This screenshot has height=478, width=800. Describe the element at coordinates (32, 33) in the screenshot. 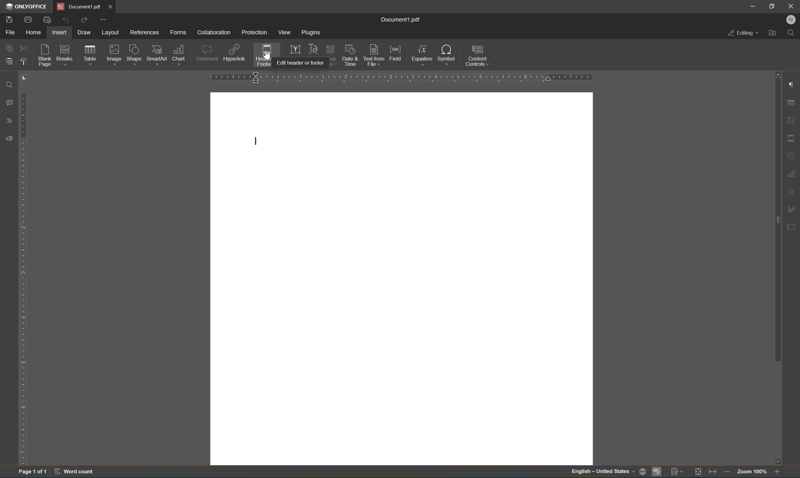

I see `home` at that location.